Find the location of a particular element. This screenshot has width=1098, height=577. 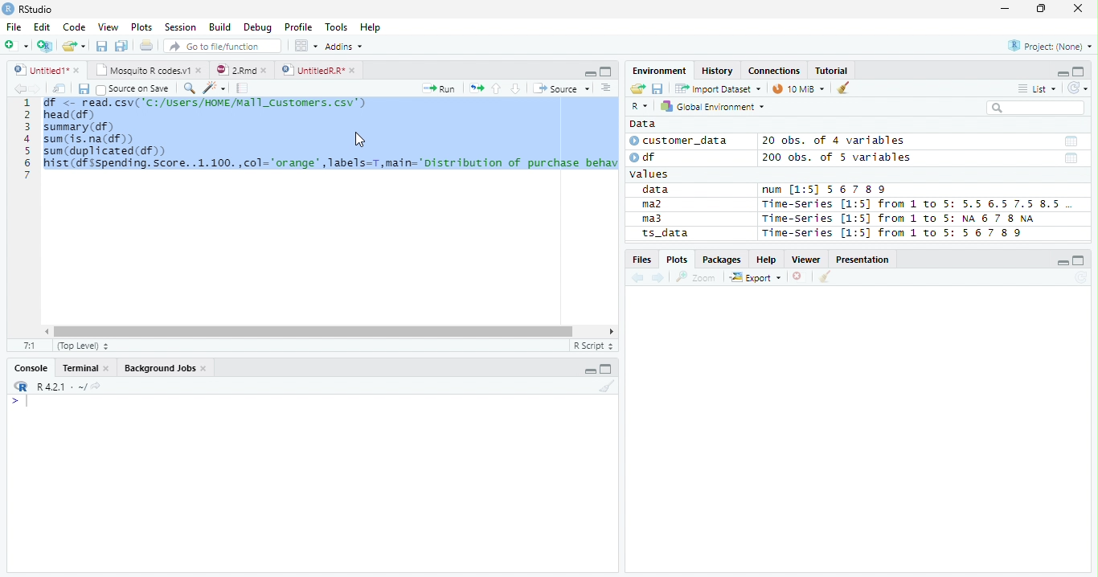

Time-Series [1:5] from 1 to 5: 5.5 6.5 7.5 8.5 is located at coordinates (914, 205).